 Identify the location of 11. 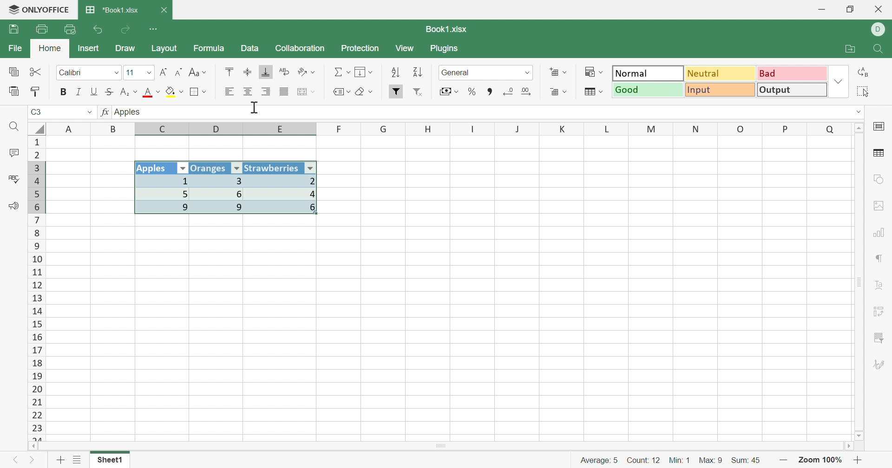
(130, 72).